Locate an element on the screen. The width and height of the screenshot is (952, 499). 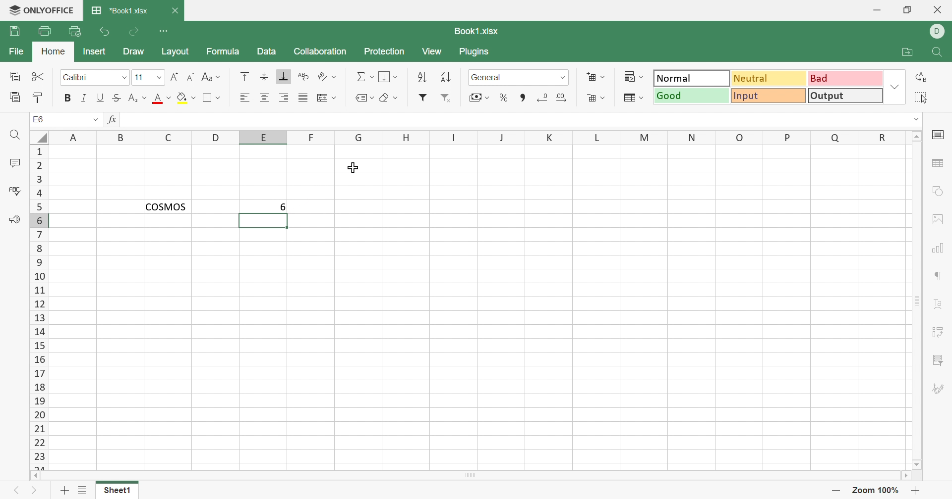
Copy style is located at coordinates (39, 99).